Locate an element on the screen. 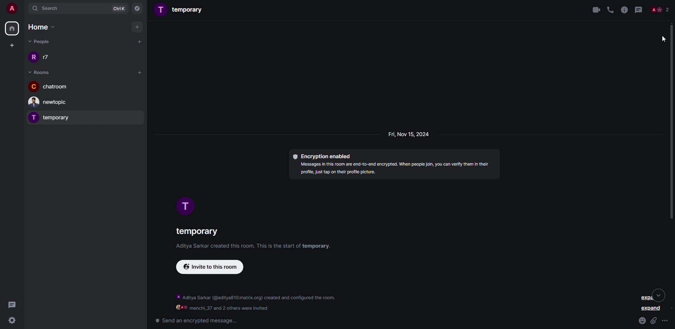 The image size is (675, 329). day is located at coordinates (406, 135).